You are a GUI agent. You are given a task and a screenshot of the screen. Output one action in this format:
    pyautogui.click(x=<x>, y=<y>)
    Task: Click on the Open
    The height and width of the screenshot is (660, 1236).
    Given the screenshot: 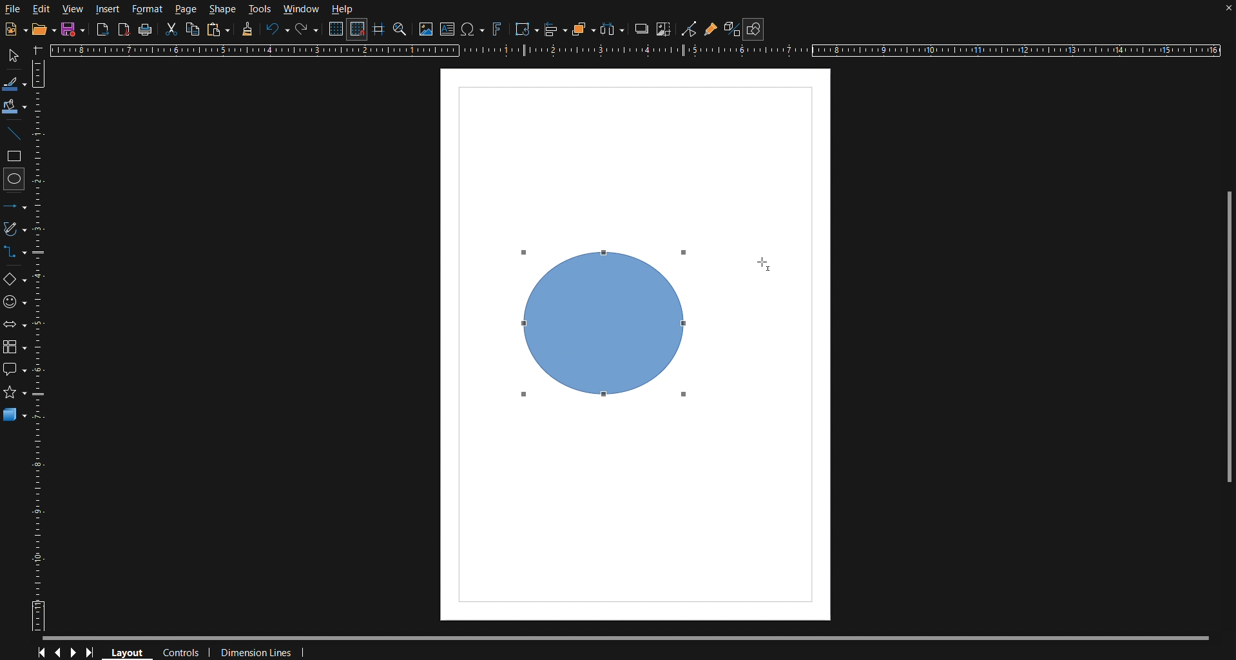 What is the action you would take?
    pyautogui.click(x=40, y=29)
    